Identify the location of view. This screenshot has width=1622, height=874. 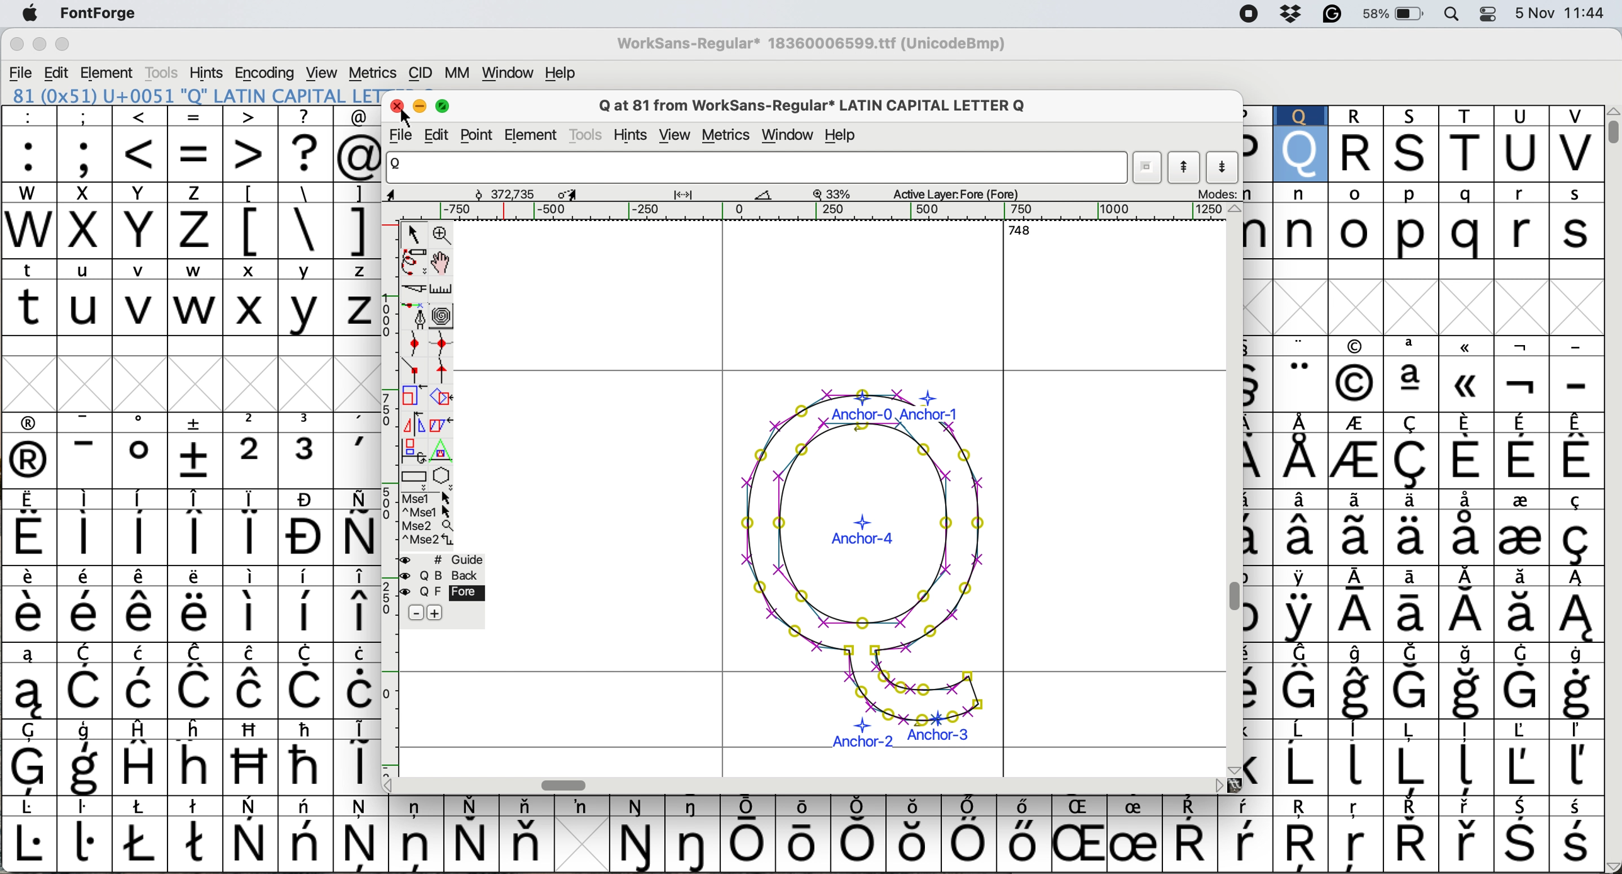
(676, 133).